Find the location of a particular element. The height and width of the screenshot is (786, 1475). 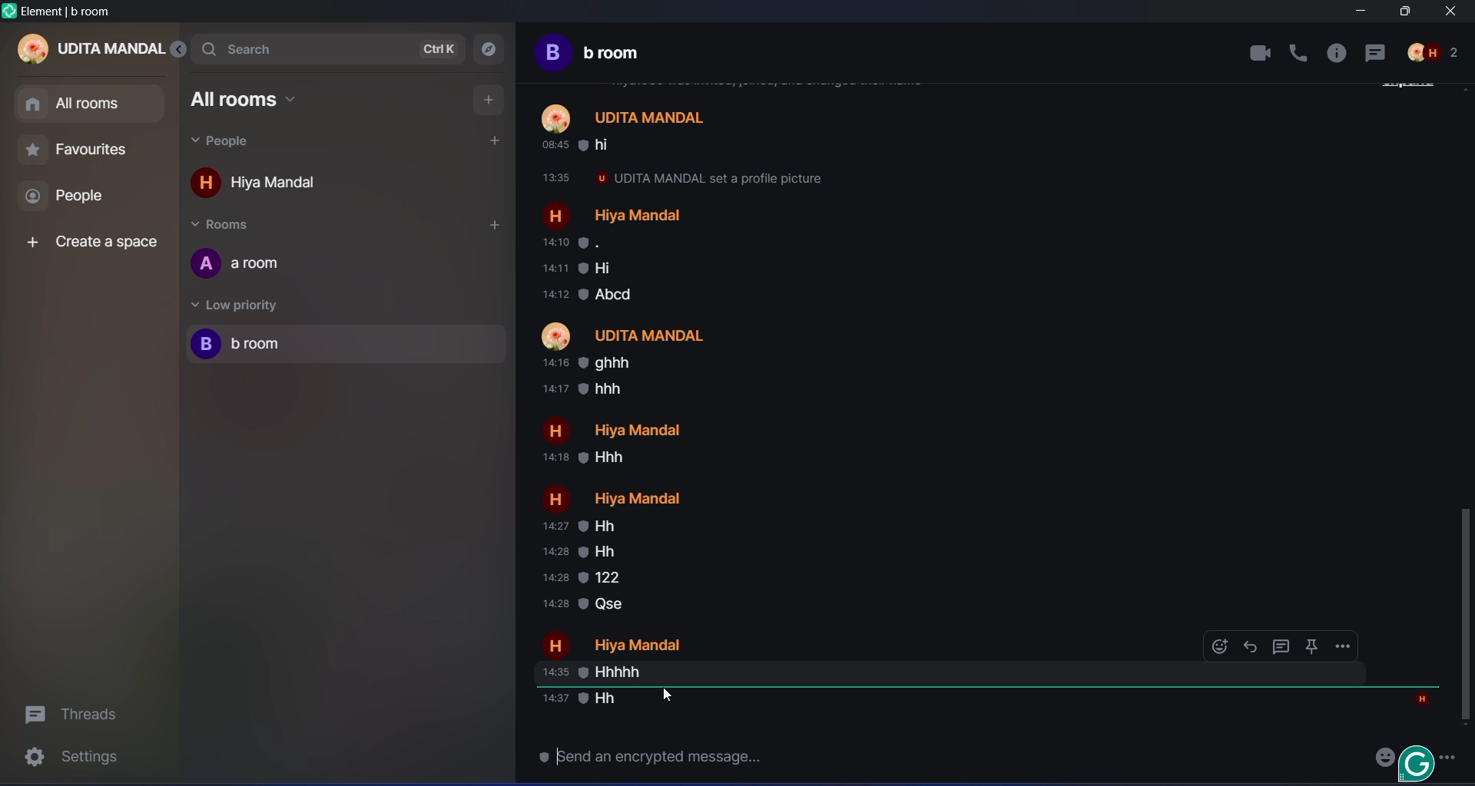

people is located at coordinates (231, 139).